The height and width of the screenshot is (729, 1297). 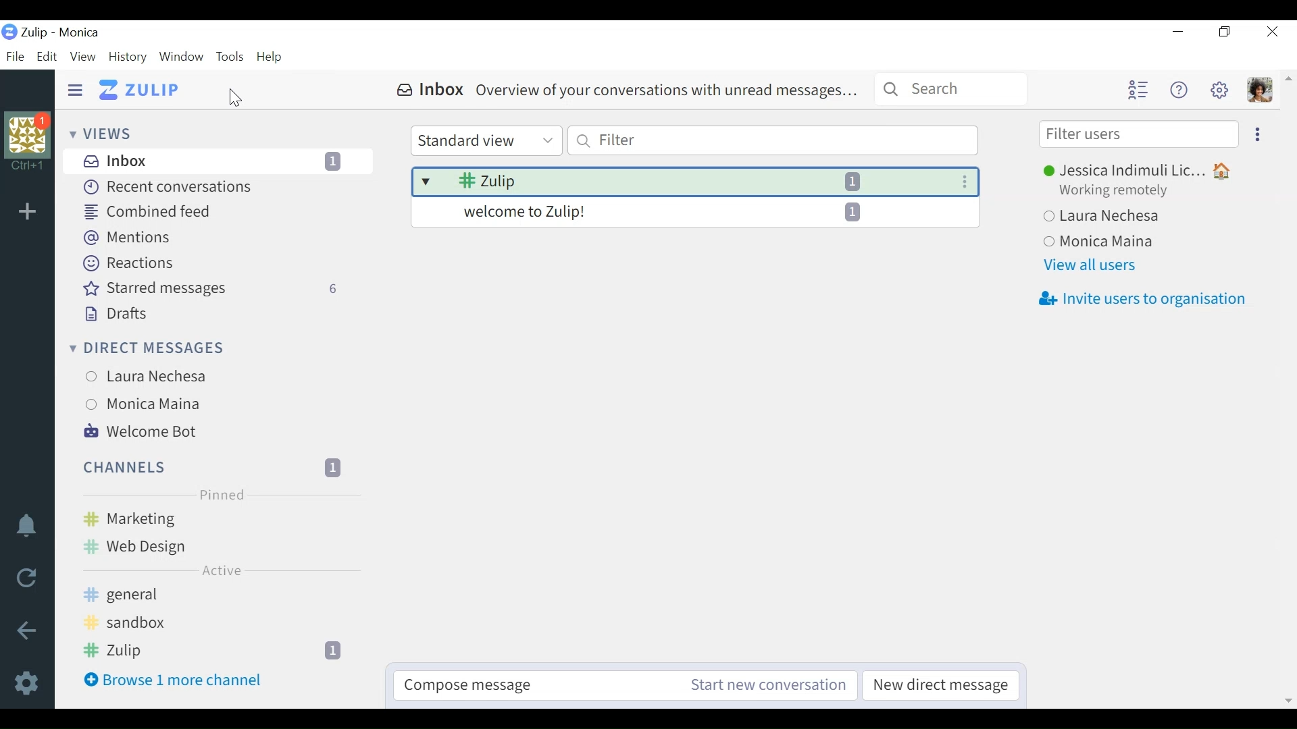 What do you see at coordinates (29, 632) in the screenshot?
I see `Back` at bounding box center [29, 632].